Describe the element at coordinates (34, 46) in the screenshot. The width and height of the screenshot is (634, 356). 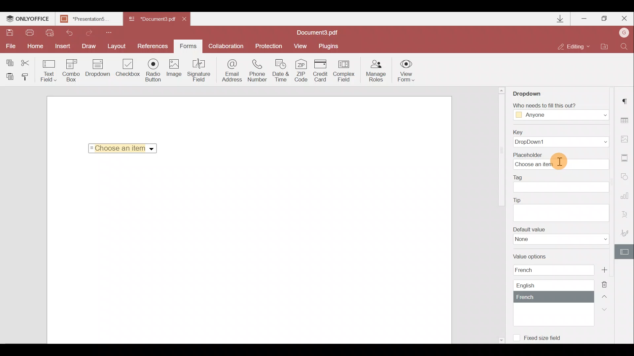
I see `Home` at that location.